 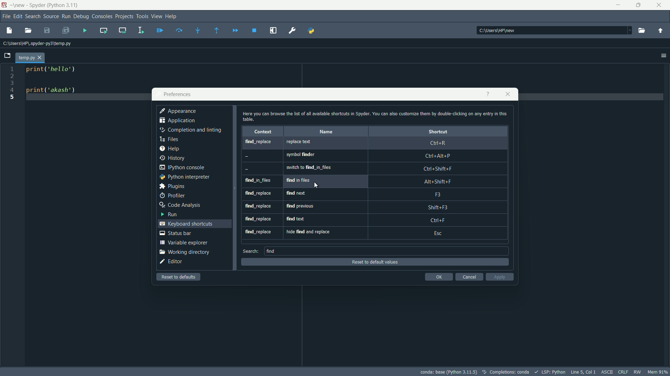 I want to click on maximize current pane, so click(x=274, y=31).